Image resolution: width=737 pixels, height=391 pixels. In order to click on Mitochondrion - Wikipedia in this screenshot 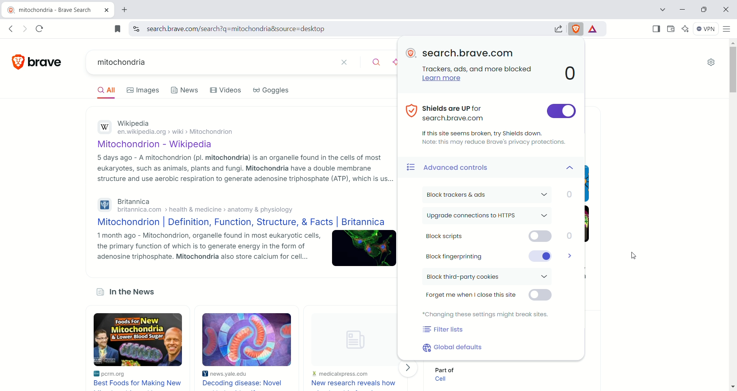, I will do `click(162, 145)`.